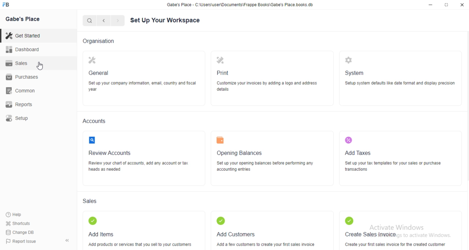 The image size is (469, 250). What do you see at coordinates (23, 36) in the screenshot?
I see `get started` at bounding box center [23, 36].